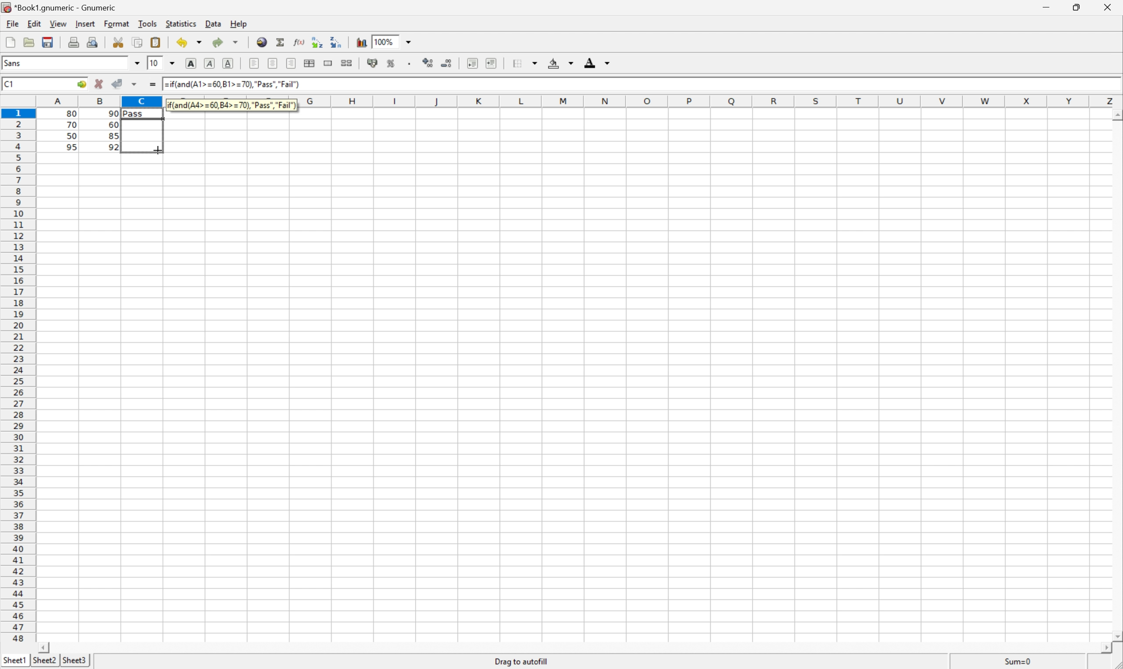 The image size is (1123, 669). What do you see at coordinates (116, 23) in the screenshot?
I see `Format` at bounding box center [116, 23].